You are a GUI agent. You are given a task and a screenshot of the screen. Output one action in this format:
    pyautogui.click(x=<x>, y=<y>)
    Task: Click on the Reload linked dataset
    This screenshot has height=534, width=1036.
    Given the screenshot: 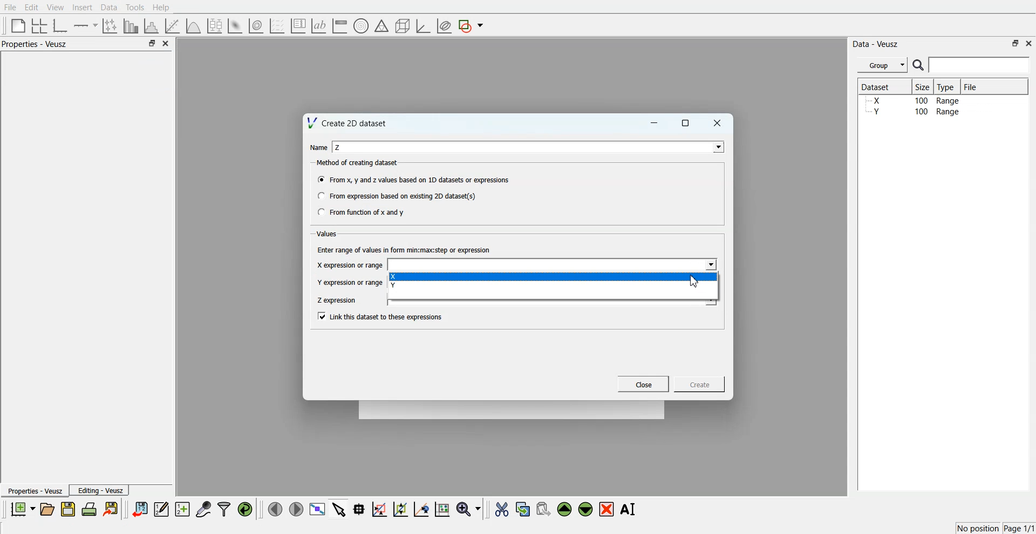 What is the action you would take?
    pyautogui.click(x=245, y=509)
    